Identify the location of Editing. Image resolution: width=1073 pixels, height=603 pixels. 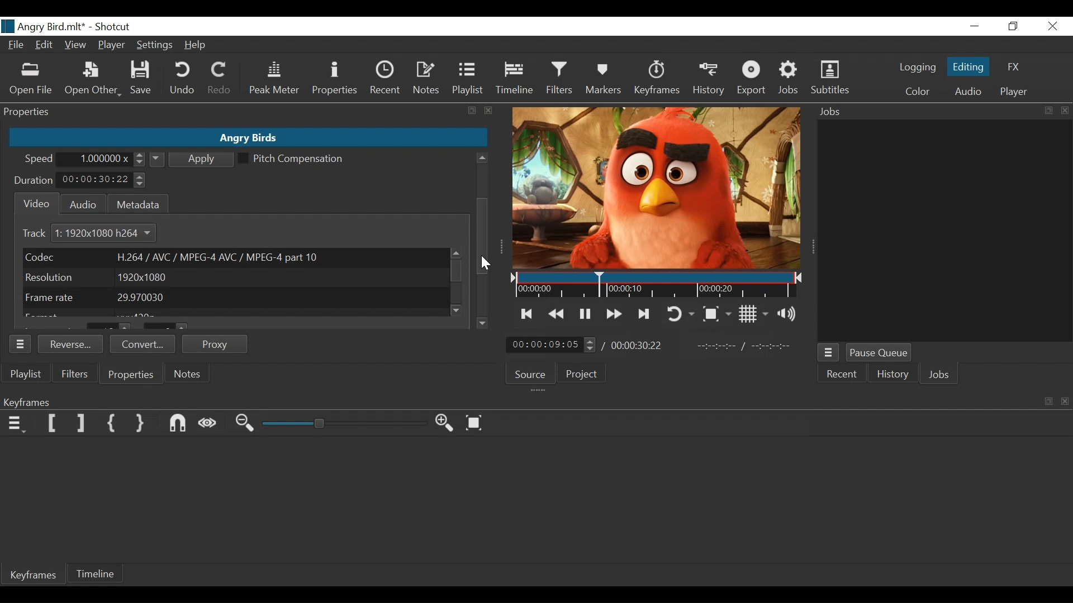
(966, 66).